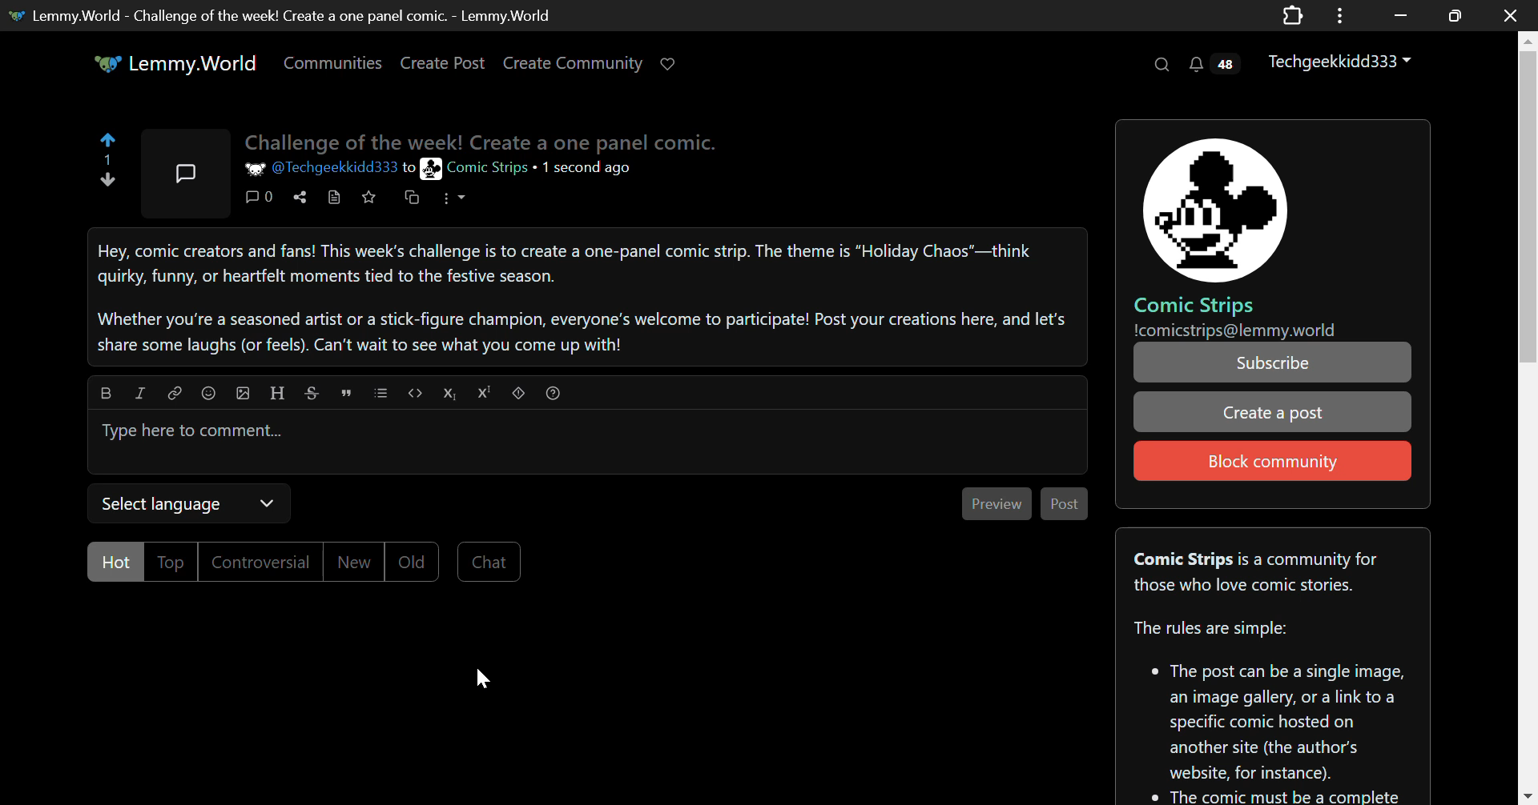 Image resolution: width=1538 pixels, height=805 pixels. Describe the element at coordinates (179, 171) in the screenshot. I see `Community Post Icon` at that location.